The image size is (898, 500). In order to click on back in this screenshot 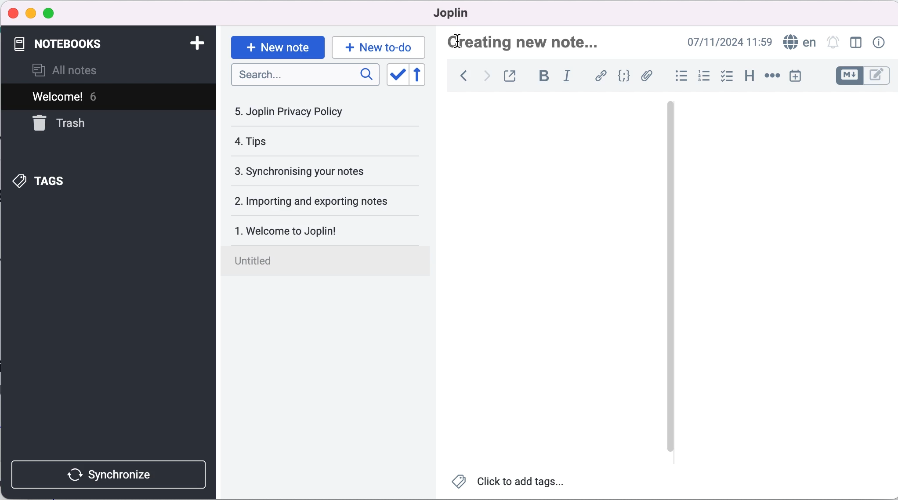, I will do `click(461, 77)`.